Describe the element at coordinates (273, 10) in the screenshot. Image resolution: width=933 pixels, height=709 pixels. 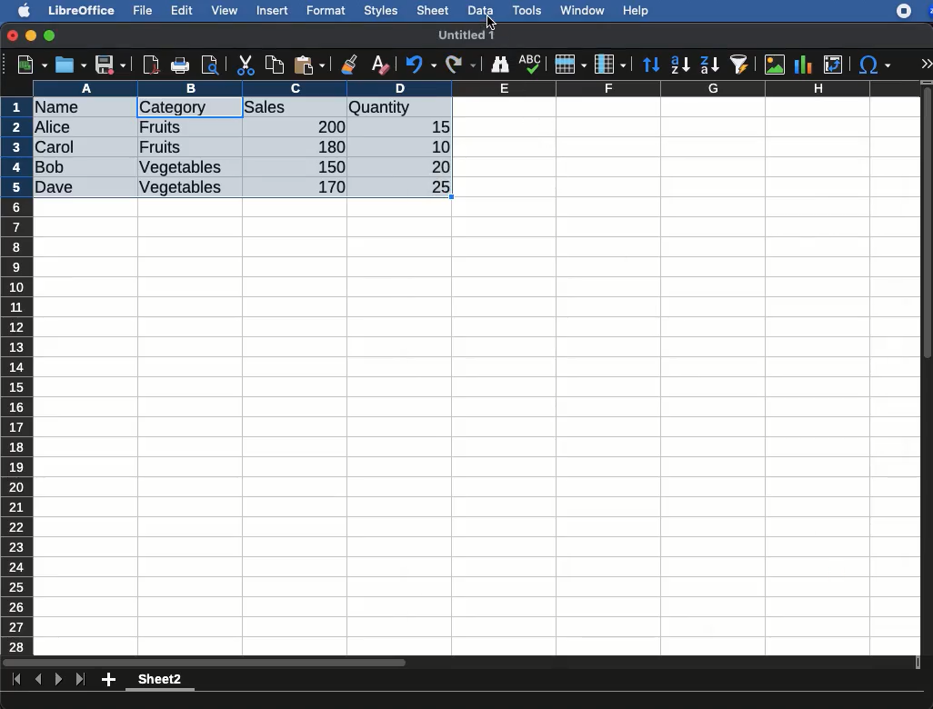
I see `insert` at that location.